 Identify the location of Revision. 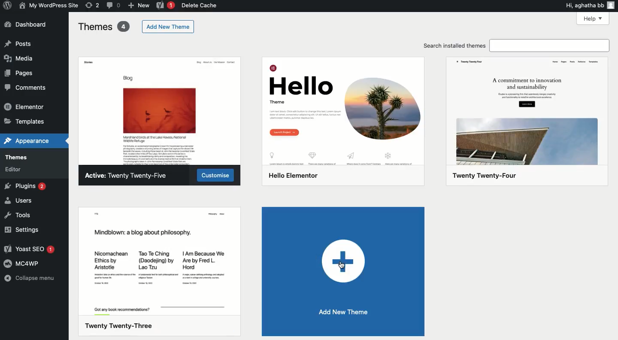
(93, 5).